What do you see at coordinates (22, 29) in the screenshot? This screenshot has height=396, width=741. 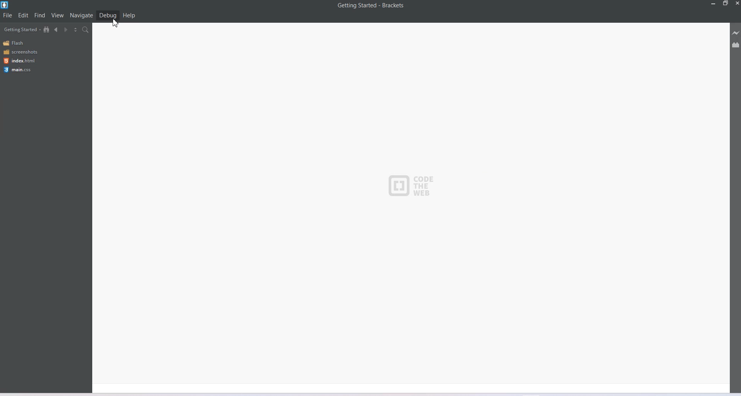 I see `Getting Started` at bounding box center [22, 29].